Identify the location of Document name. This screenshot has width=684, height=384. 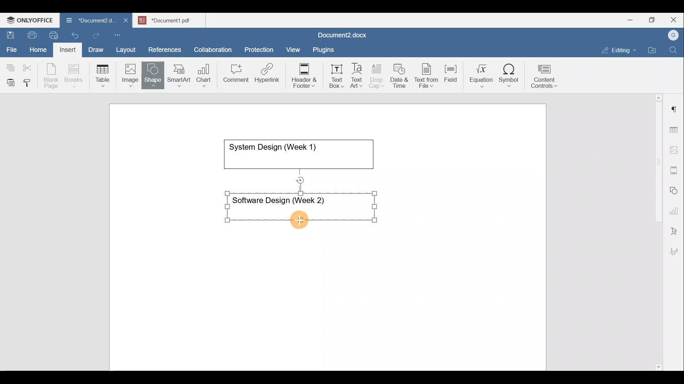
(341, 36).